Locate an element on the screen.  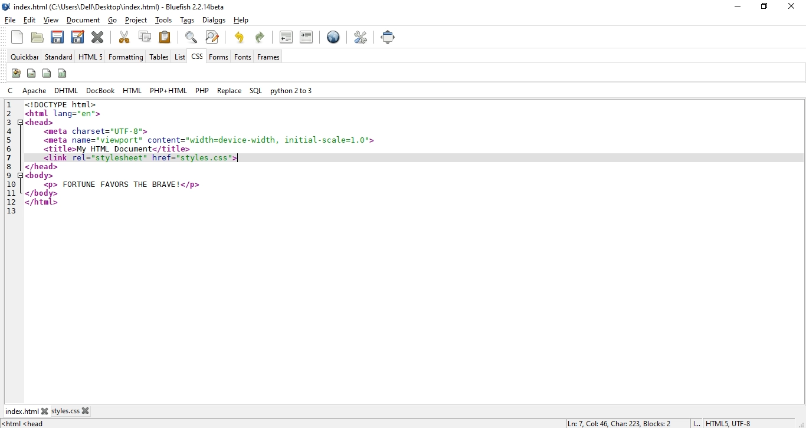
save file as is located at coordinates (77, 36).